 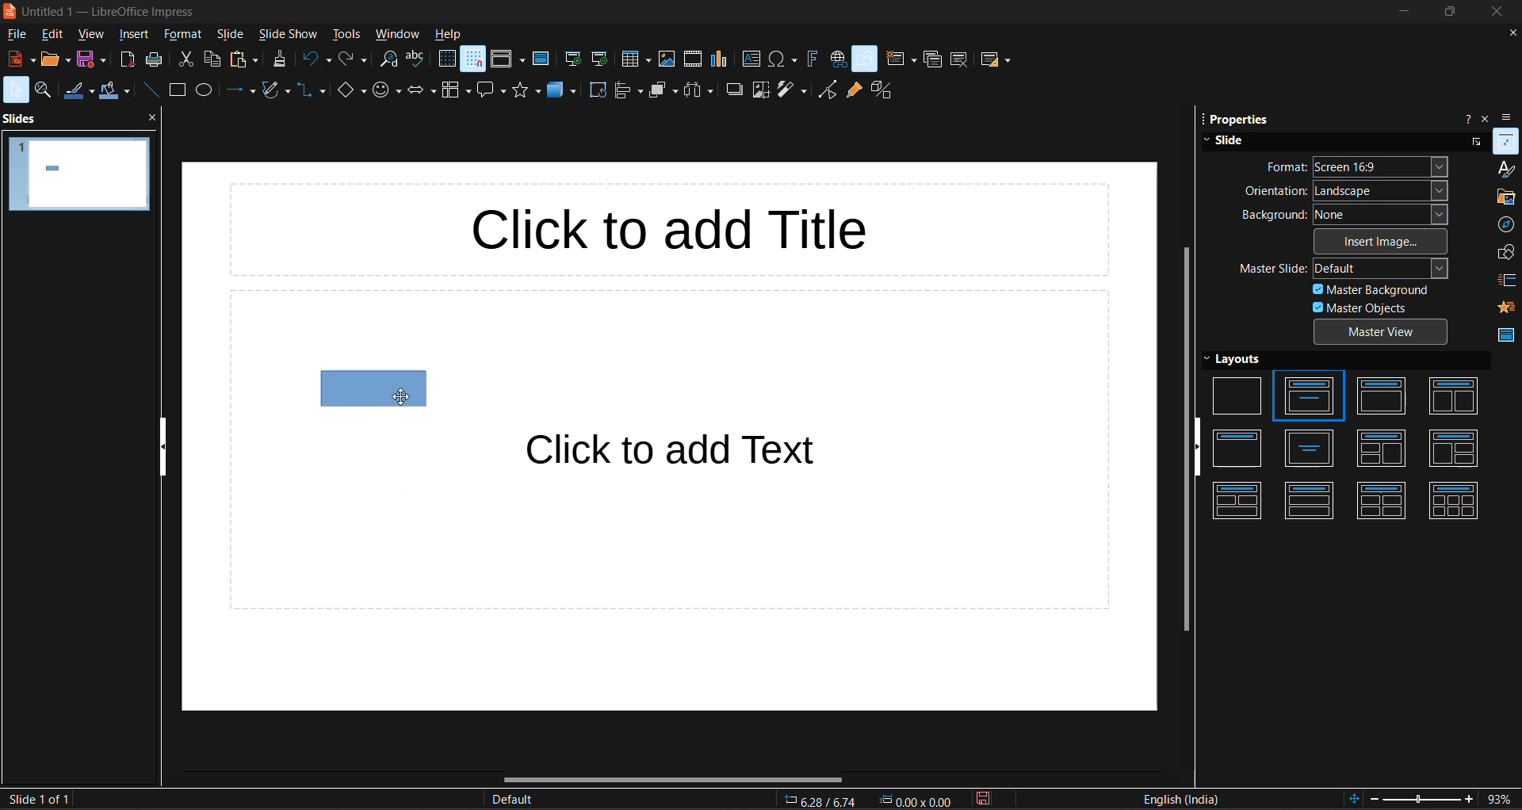 I want to click on display viewss, so click(x=508, y=59).